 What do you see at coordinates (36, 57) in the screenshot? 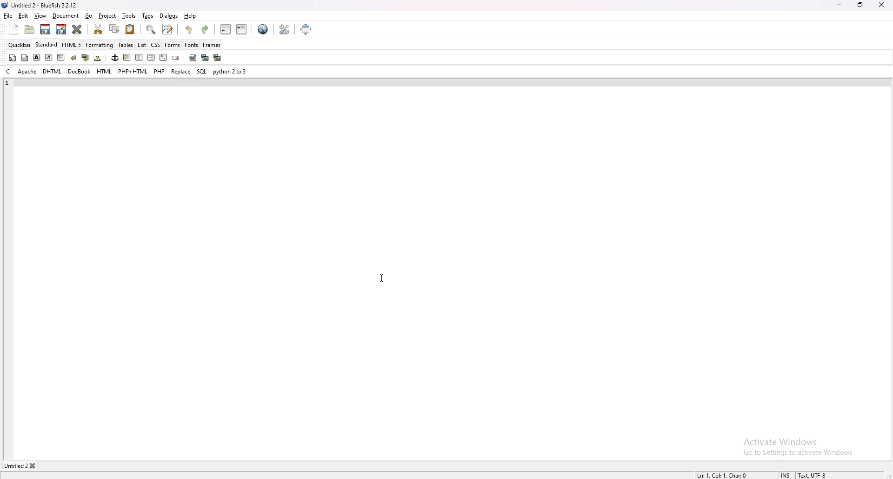
I see `bold` at bounding box center [36, 57].